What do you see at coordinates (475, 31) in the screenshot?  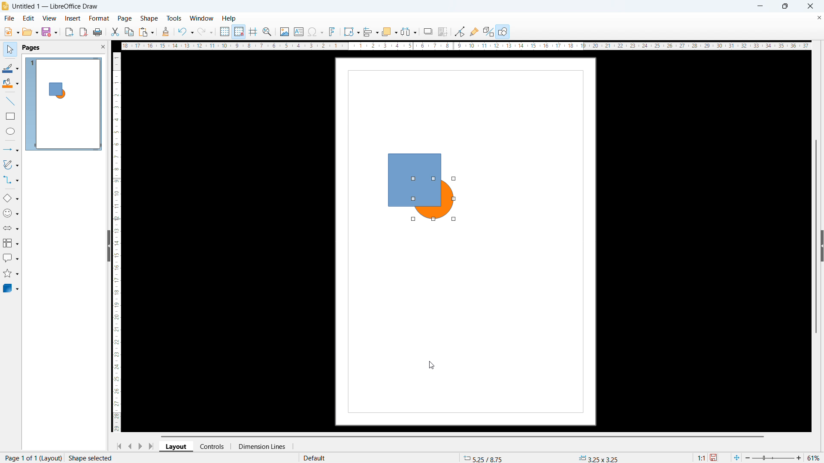 I see `show gluepoint functions` at bounding box center [475, 31].